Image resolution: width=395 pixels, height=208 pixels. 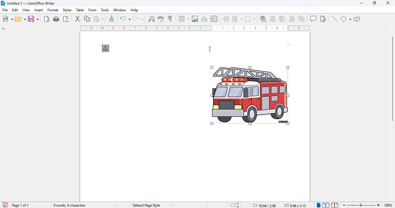 What do you see at coordinates (195, 28) in the screenshot?
I see `ruler` at bounding box center [195, 28].